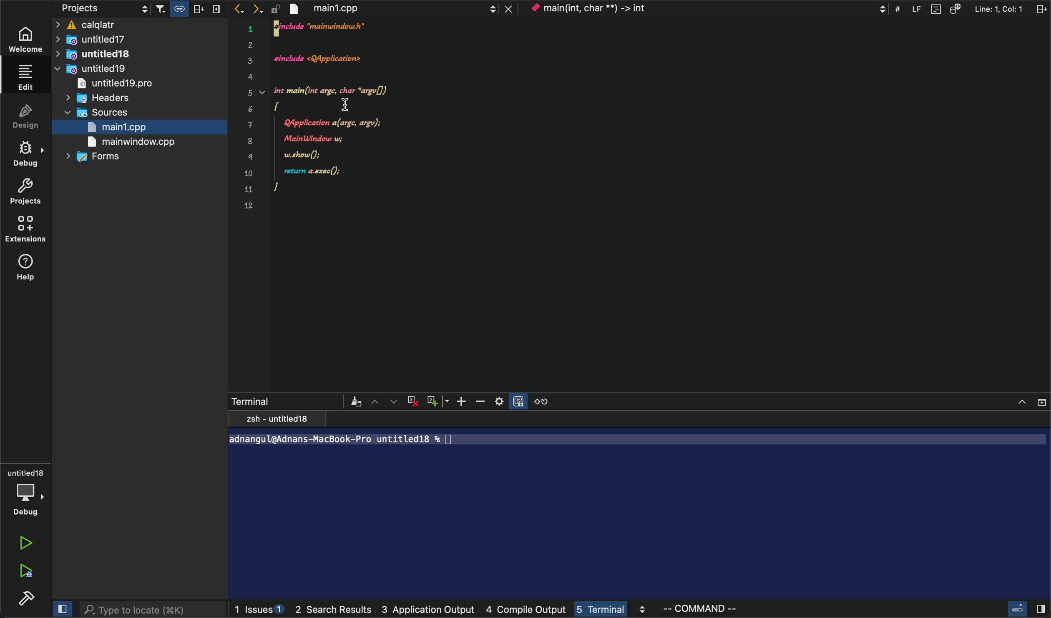  I want to click on debug, so click(30, 156).